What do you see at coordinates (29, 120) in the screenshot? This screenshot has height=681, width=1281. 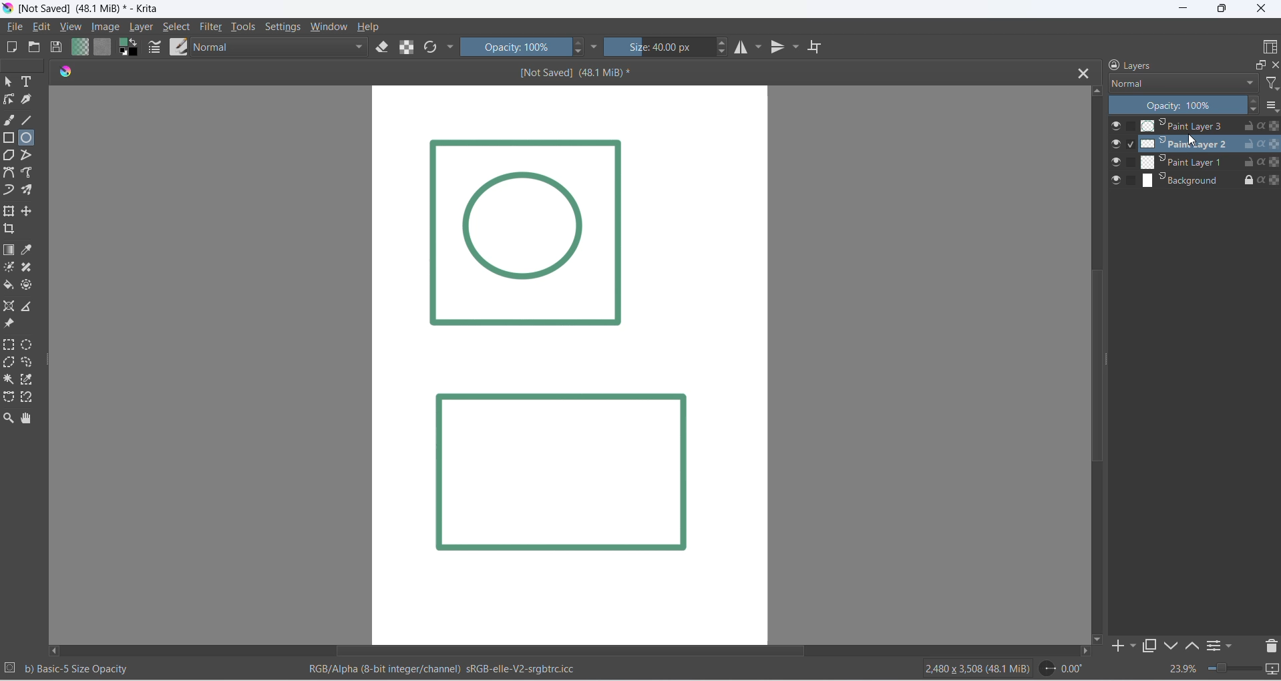 I see `line tool` at bounding box center [29, 120].